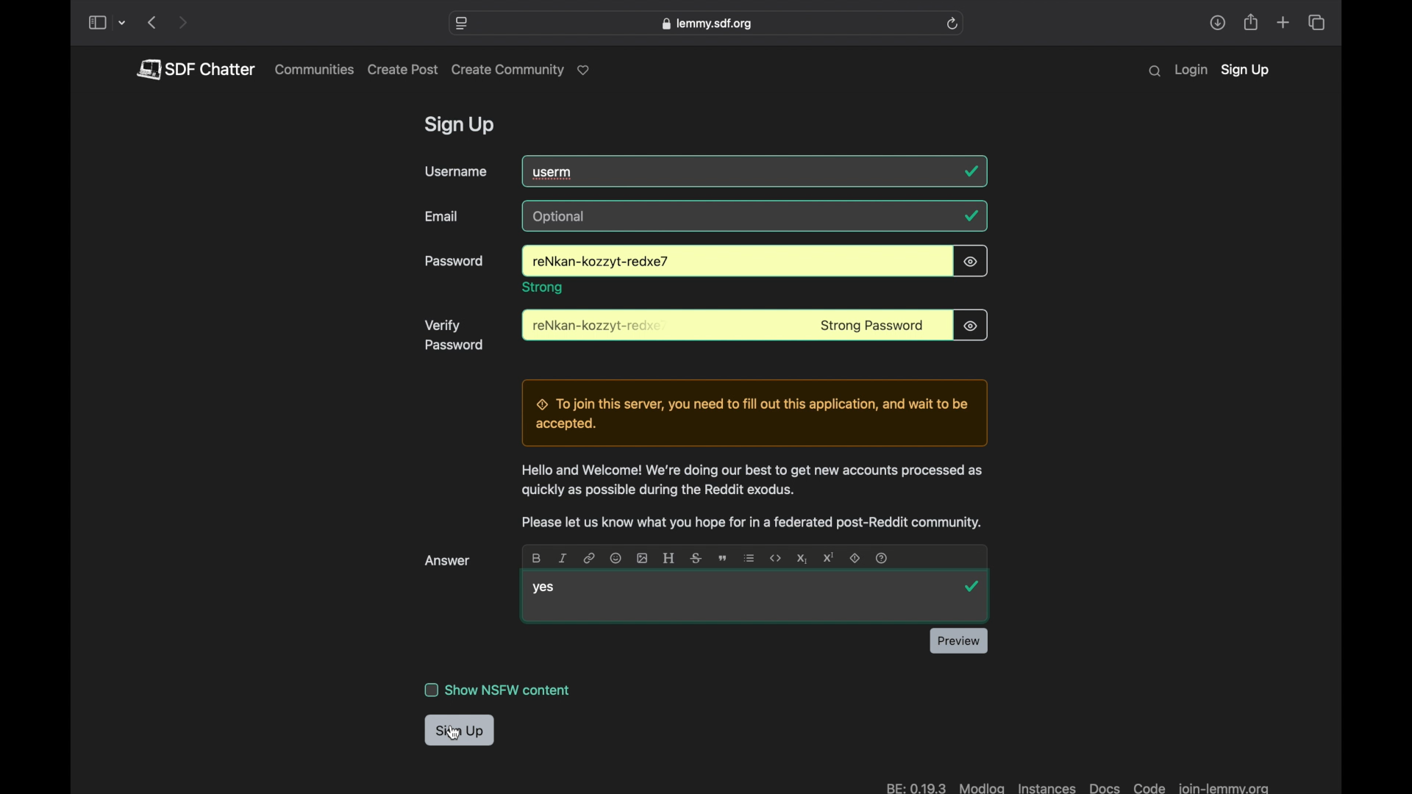 Image resolution: width=1412 pixels, height=794 pixels. Describe the element at coordinates (449, 561) in the screenshot. I see `answer` at that location.